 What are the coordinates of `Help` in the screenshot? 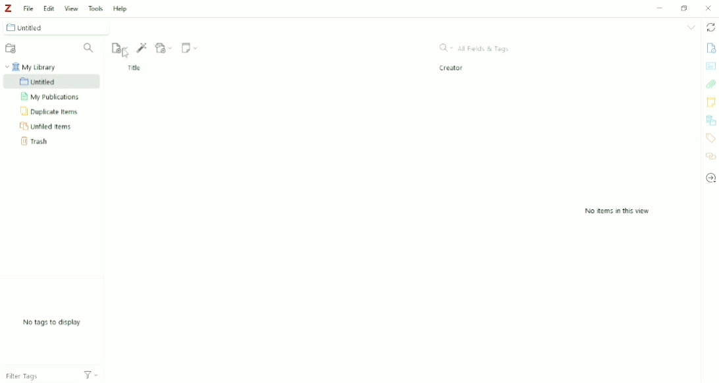 It's located at (120, 9).